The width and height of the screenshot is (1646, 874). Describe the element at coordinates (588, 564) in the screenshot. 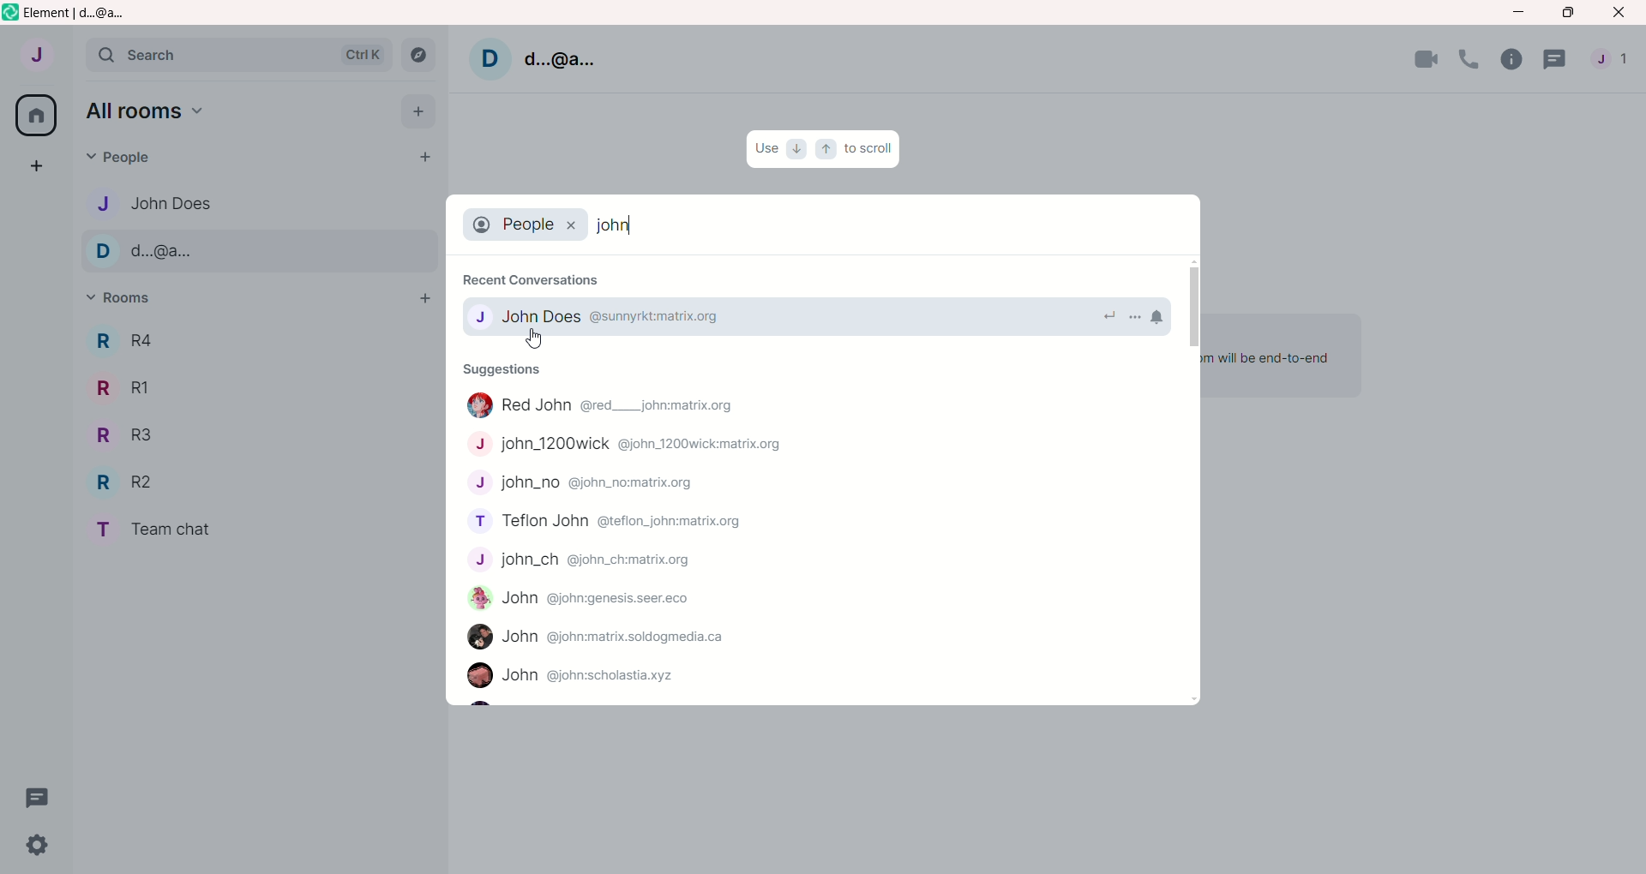

I see `john ch` at that location.